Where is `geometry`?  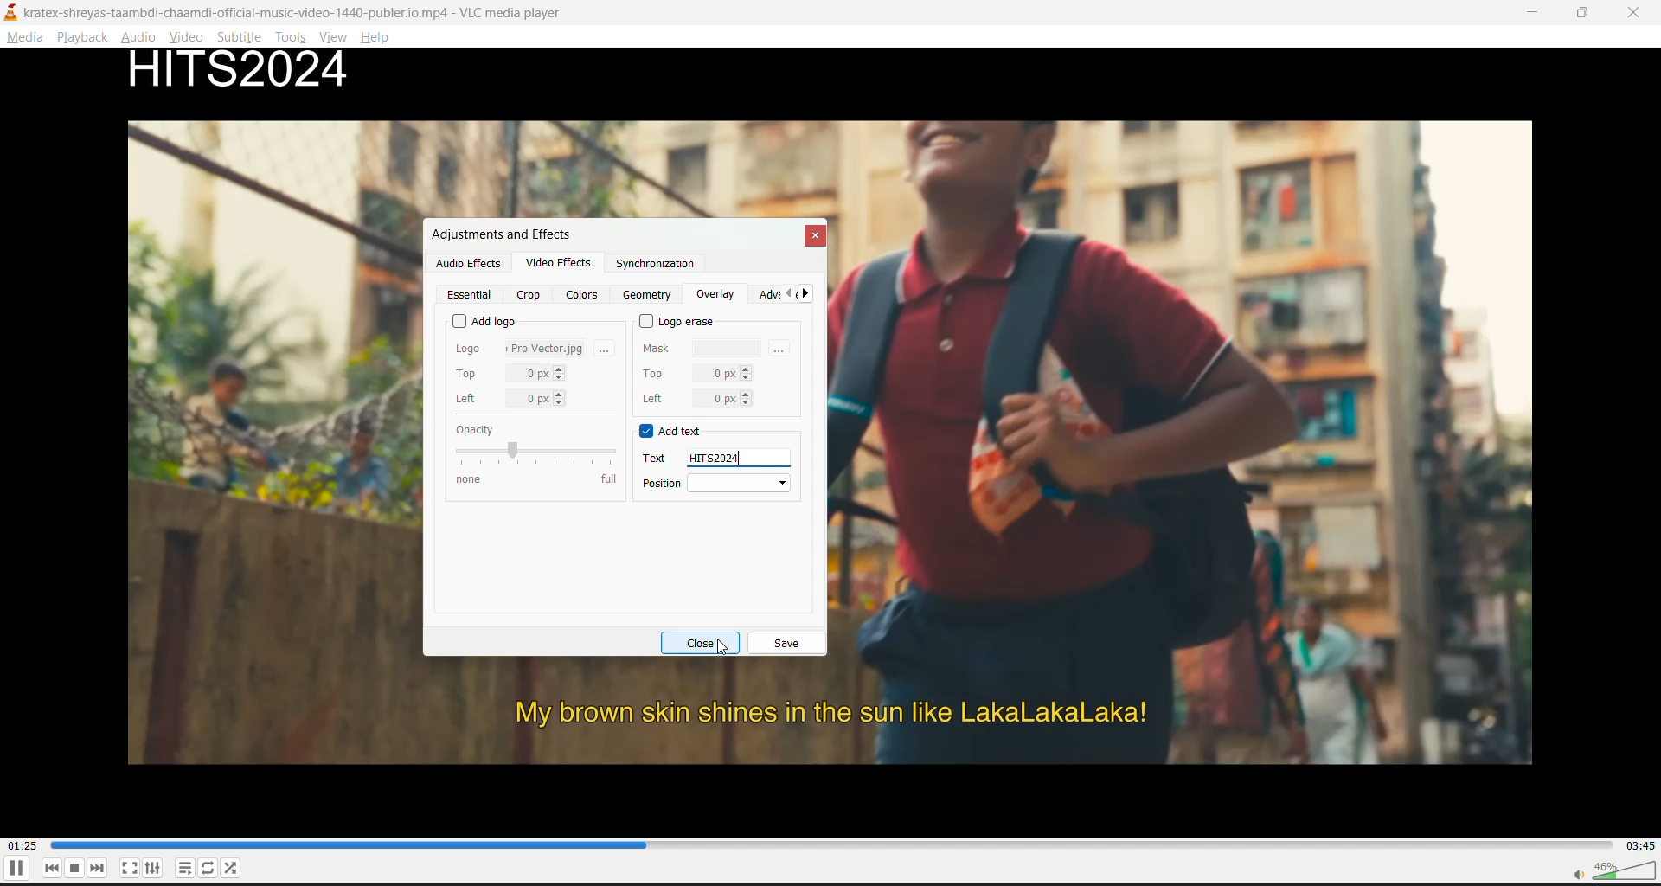
geometry is located at coordinates (650, 295).